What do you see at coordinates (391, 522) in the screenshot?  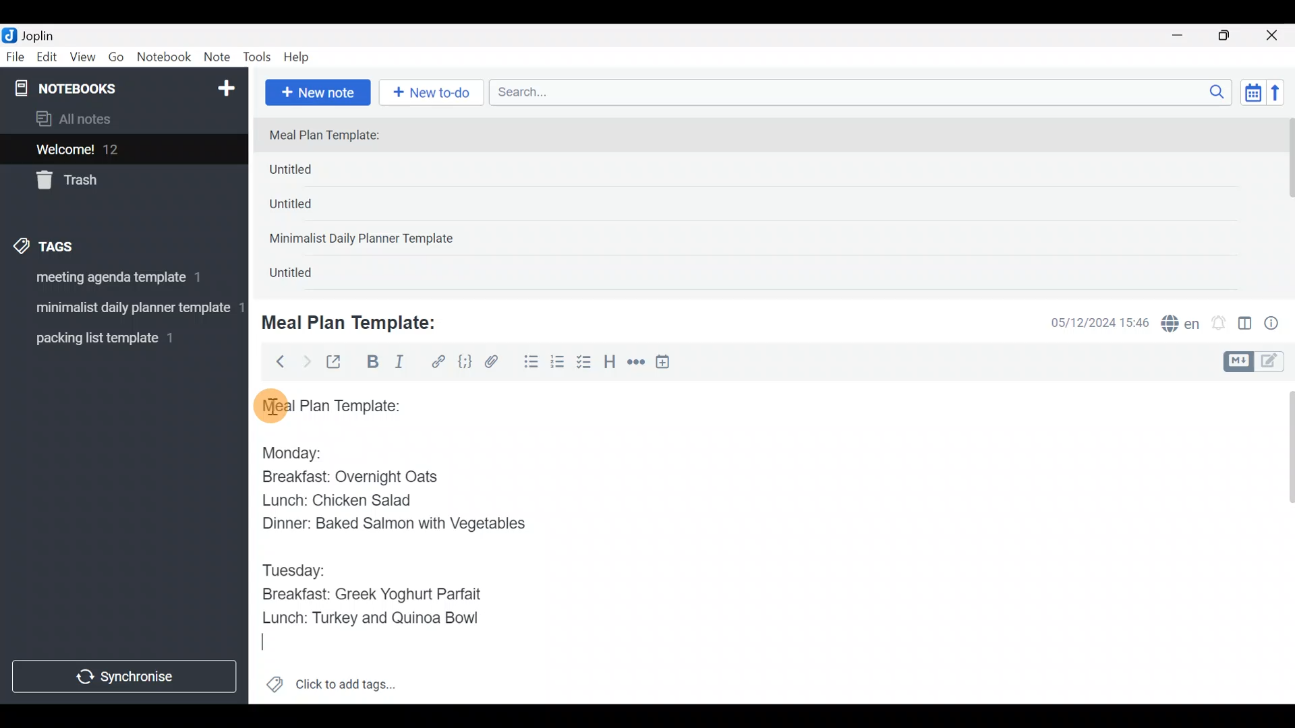 I see `Dinner: Baked Salmon with Vegetables` at bounding box center [391, 522].